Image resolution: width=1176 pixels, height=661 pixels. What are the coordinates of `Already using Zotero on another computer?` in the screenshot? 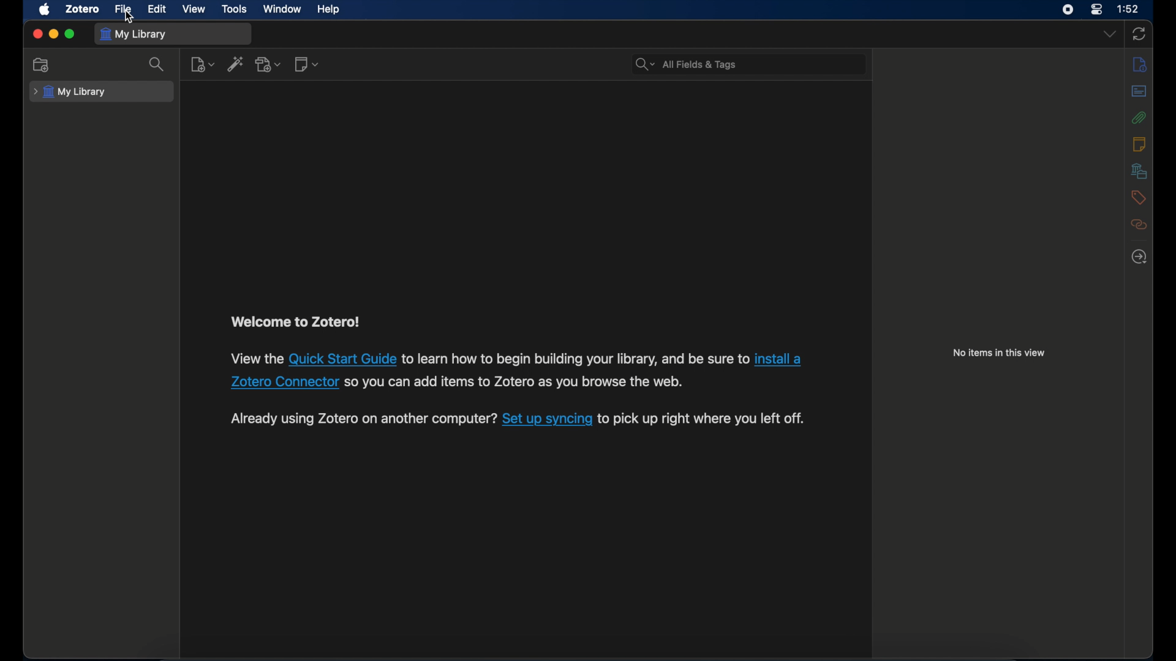 It's located at (364, 417).